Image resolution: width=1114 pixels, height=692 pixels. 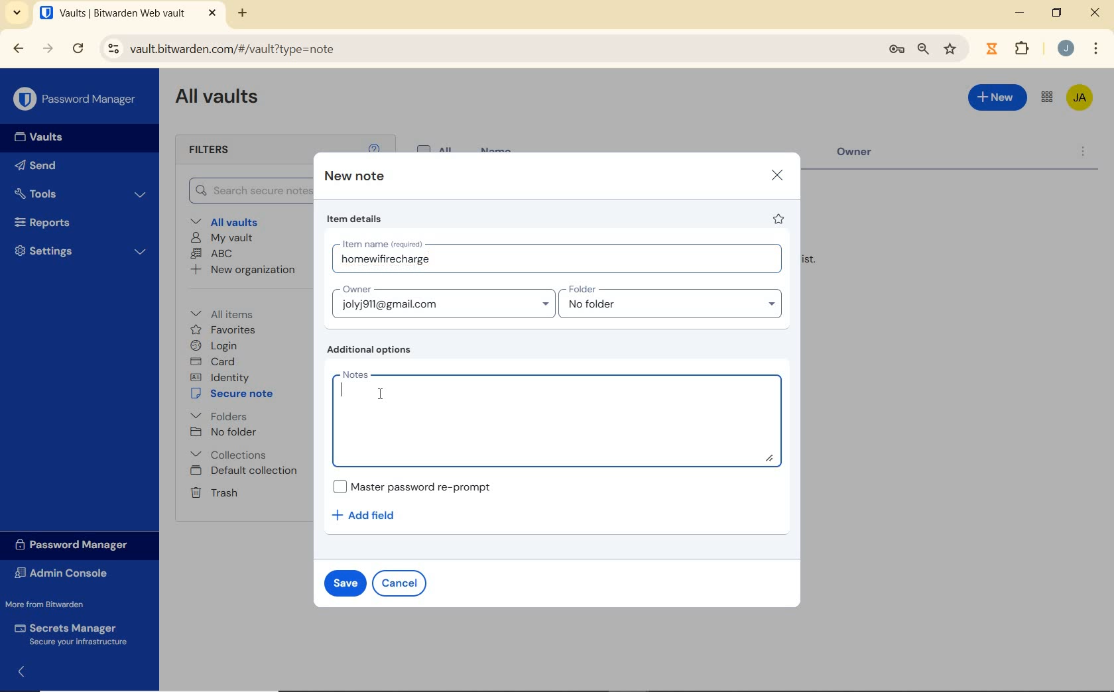 I want to click on extensions, so click(x=990, y=49).